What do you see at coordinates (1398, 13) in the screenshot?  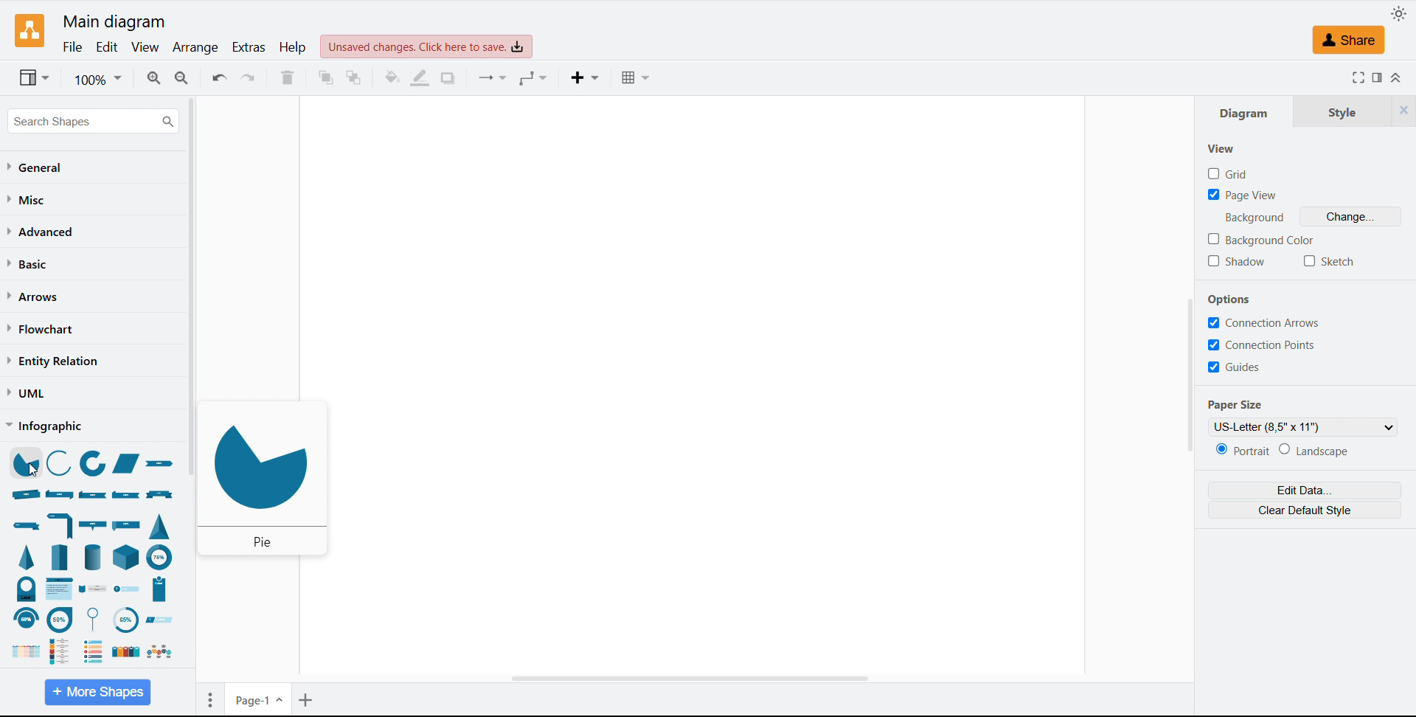 I see `Toggle theme ` at bounding box center [1398, 13].